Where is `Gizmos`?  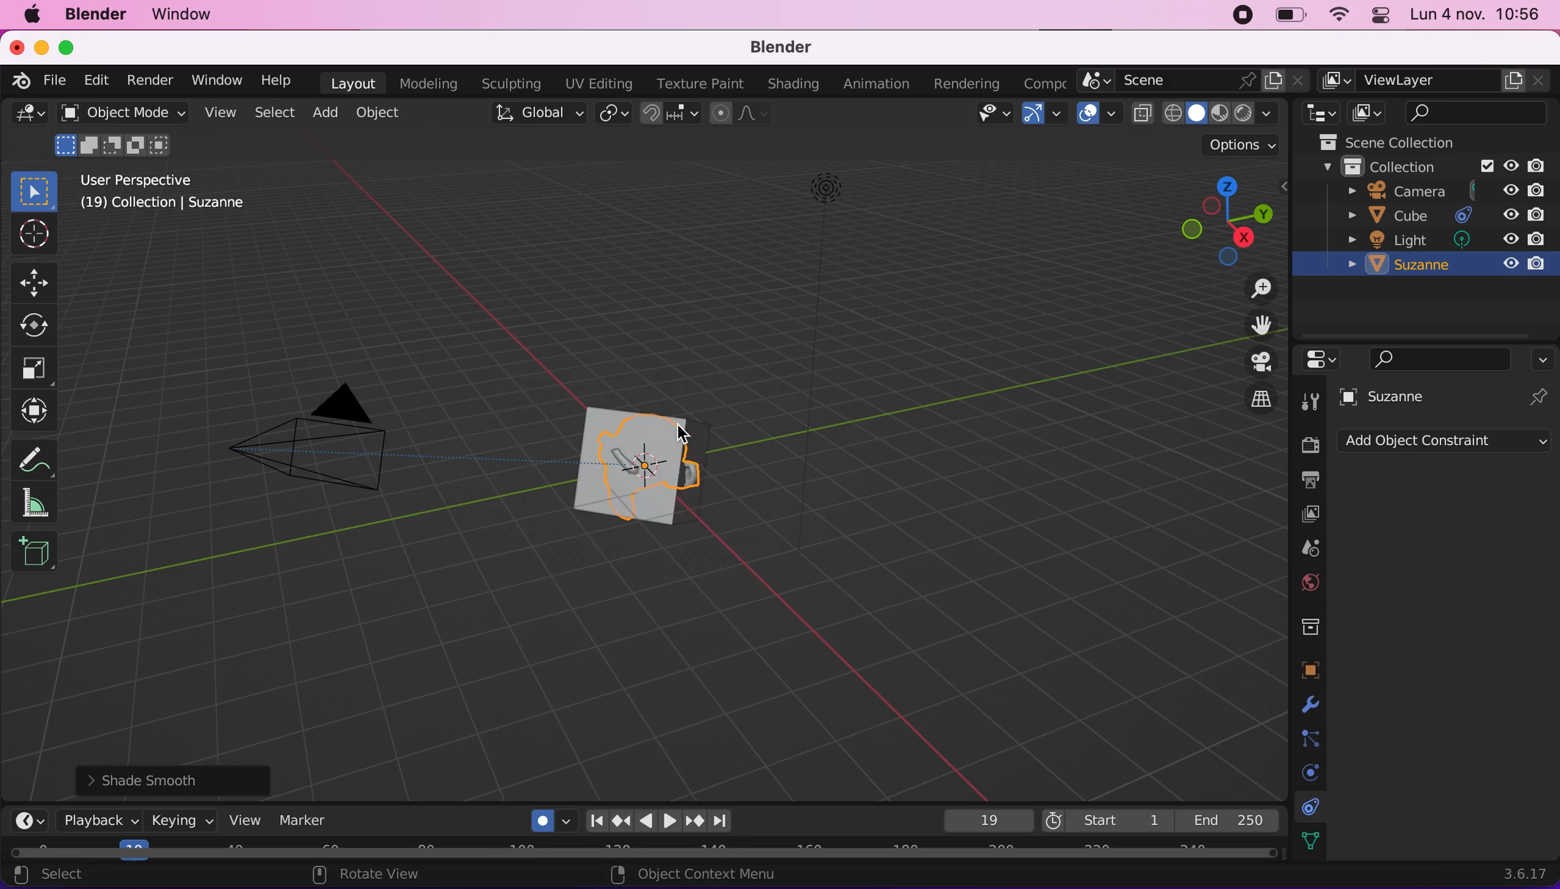 Gizmos is located at coordinates (1058, 115).